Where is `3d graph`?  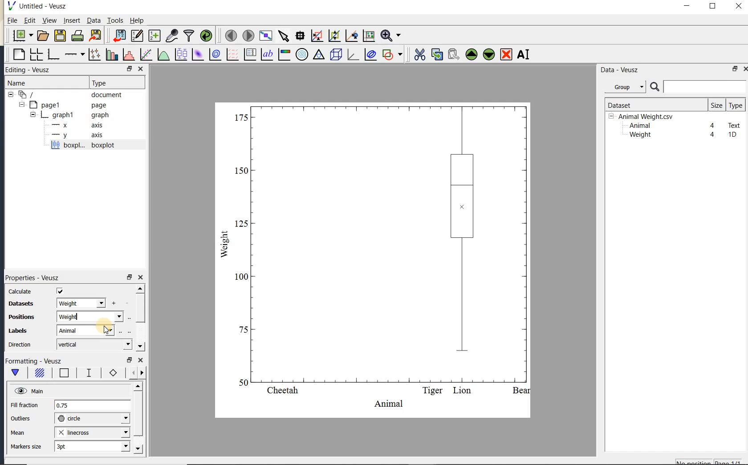 3d graph is located at coordinates (352, 54).